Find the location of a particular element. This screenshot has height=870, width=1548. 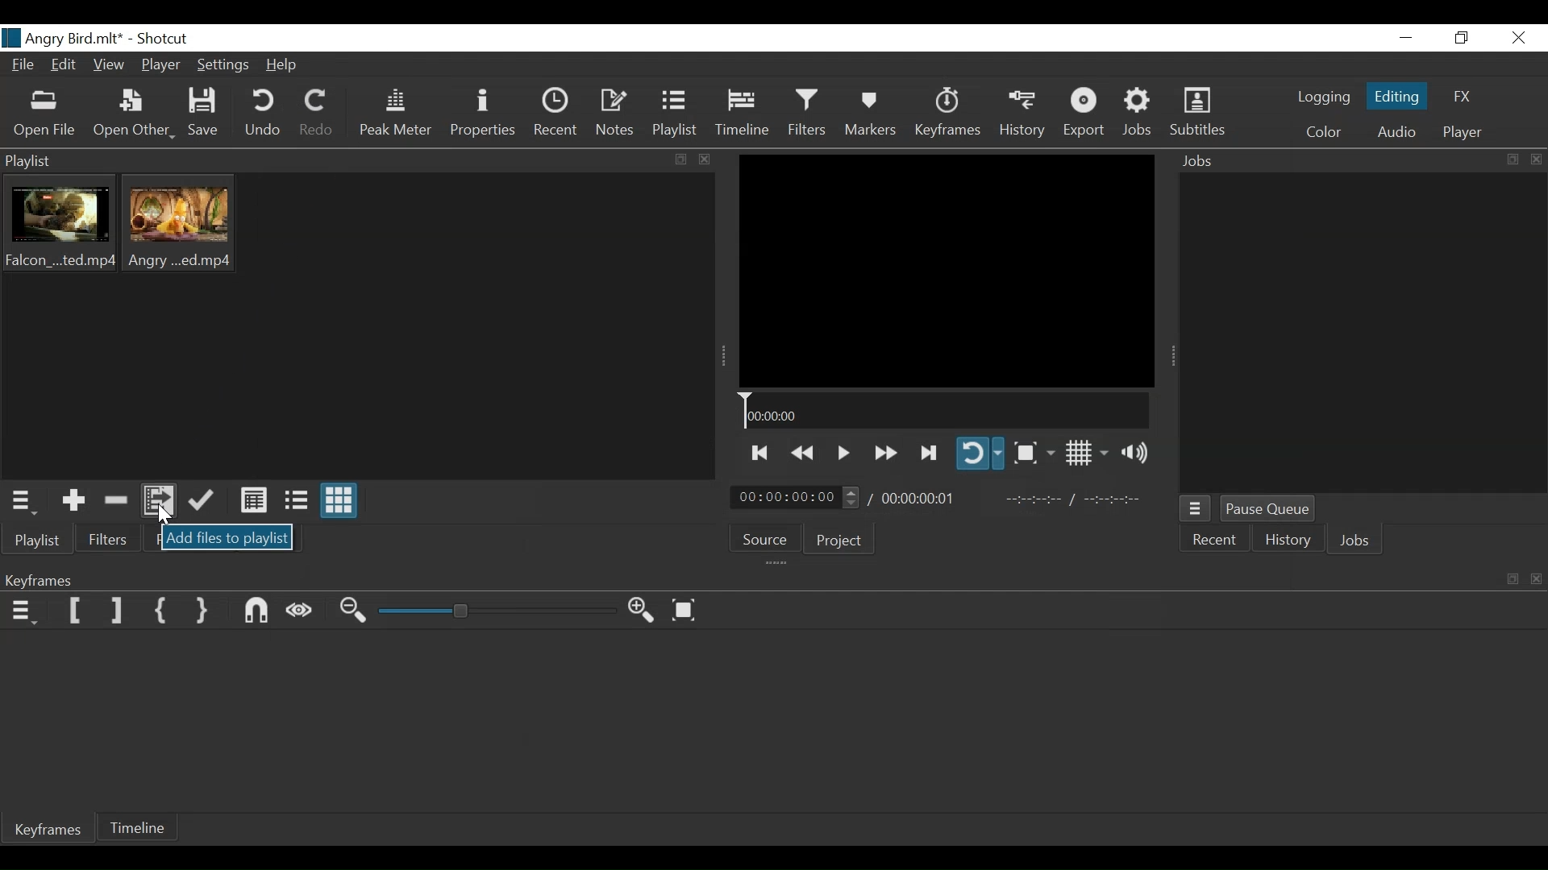

Settings is located at coordinates (225, 66).